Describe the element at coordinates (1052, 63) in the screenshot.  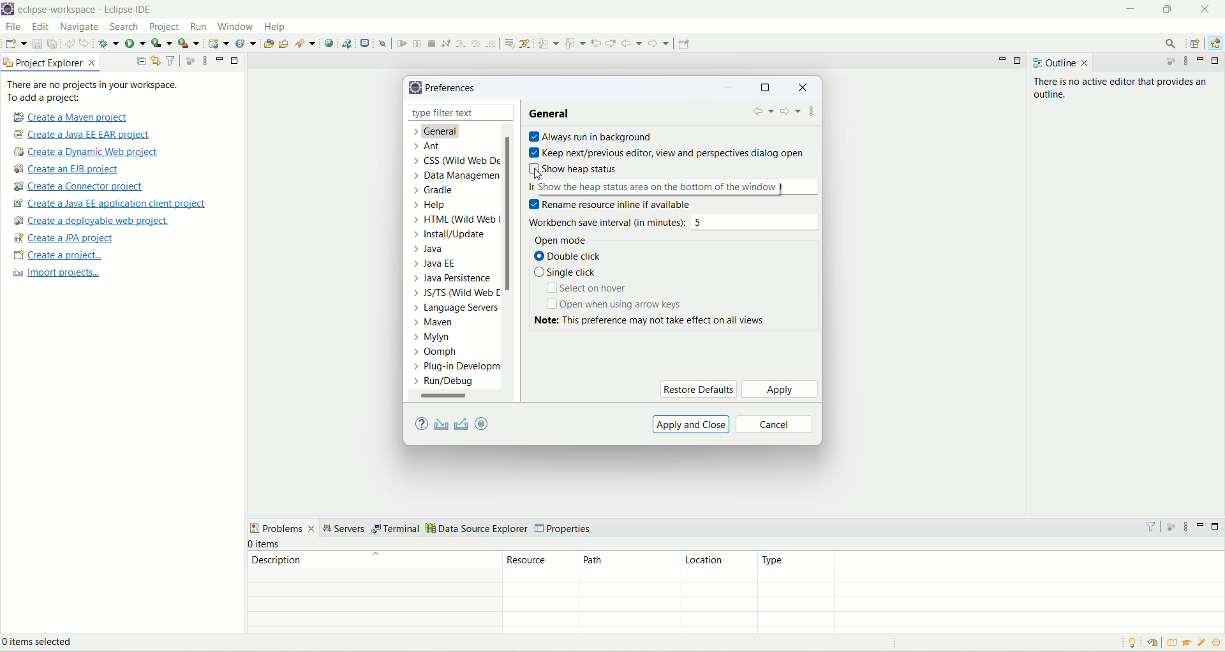
I see `outline` at that location.